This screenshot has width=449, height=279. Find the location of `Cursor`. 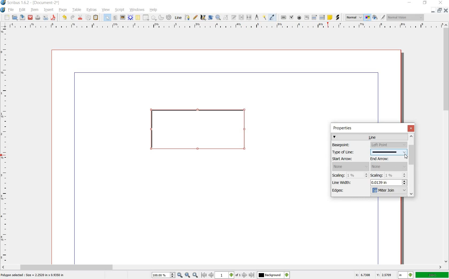

Cursor is located at coordinates (406, 156).